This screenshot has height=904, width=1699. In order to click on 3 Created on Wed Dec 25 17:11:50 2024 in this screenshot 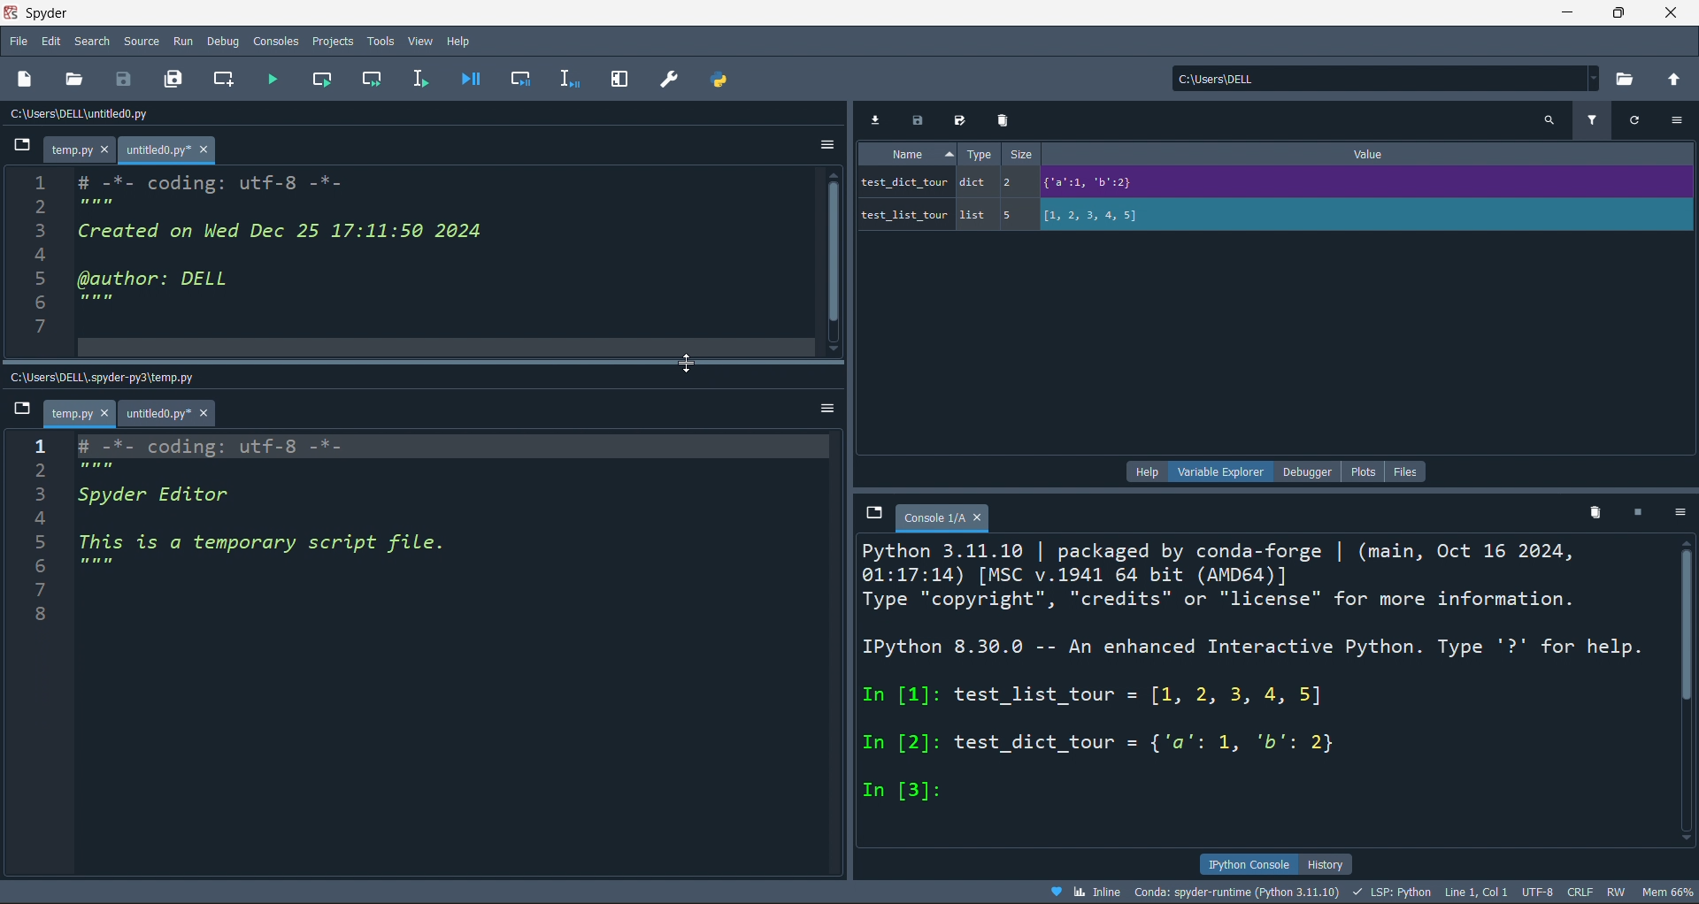, I will do `click(270, 231)`.